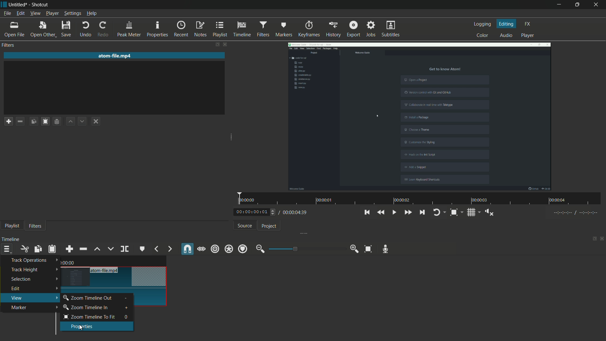 The height and width of the screenshot is (341, 606). Describe the element at coordinates (38, 249) in the screenshot. I see `copy` at that location.